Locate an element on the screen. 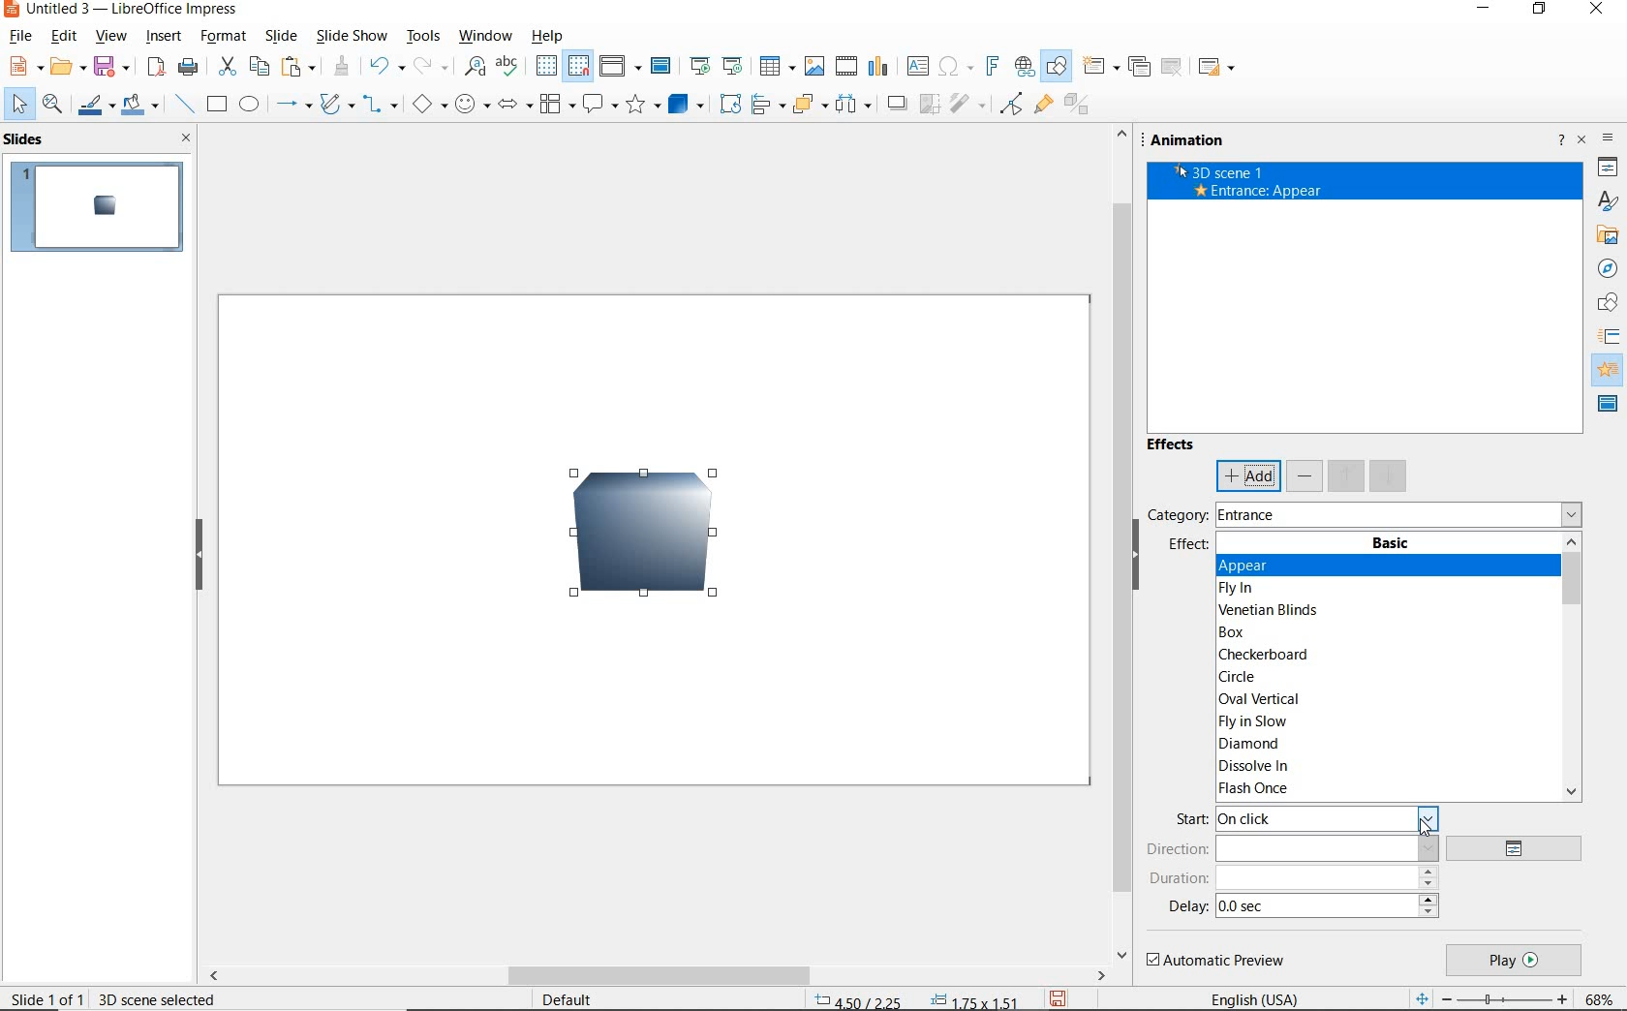  remove effect is located at coordinates (1305, 475).